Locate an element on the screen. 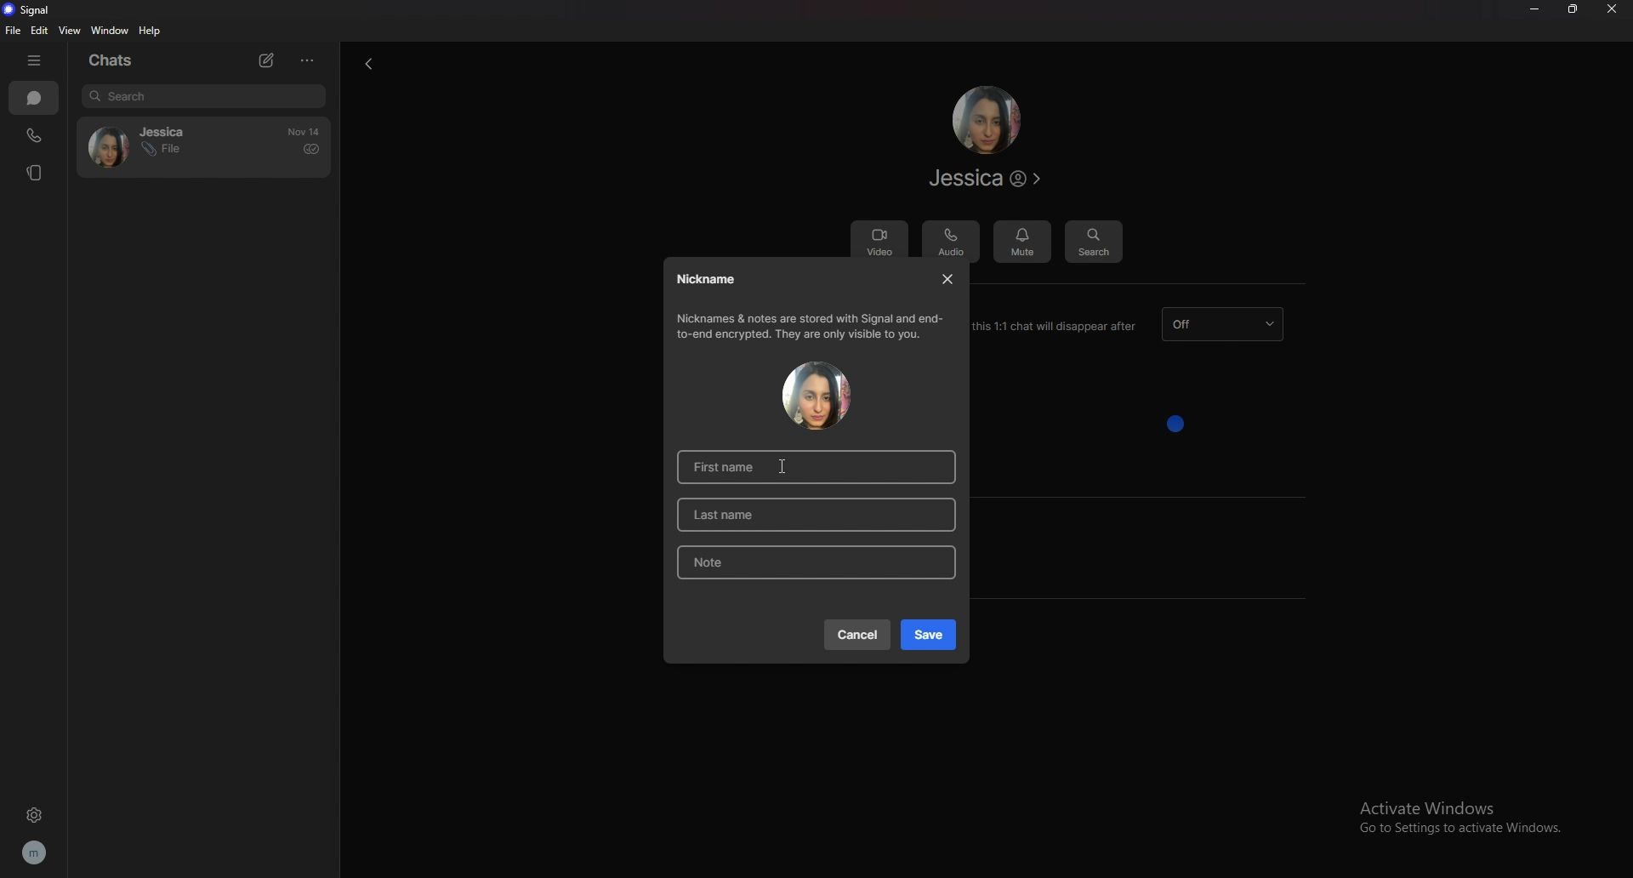 The image size is (1633, 878). contact info is located at coordinates (984, 178).